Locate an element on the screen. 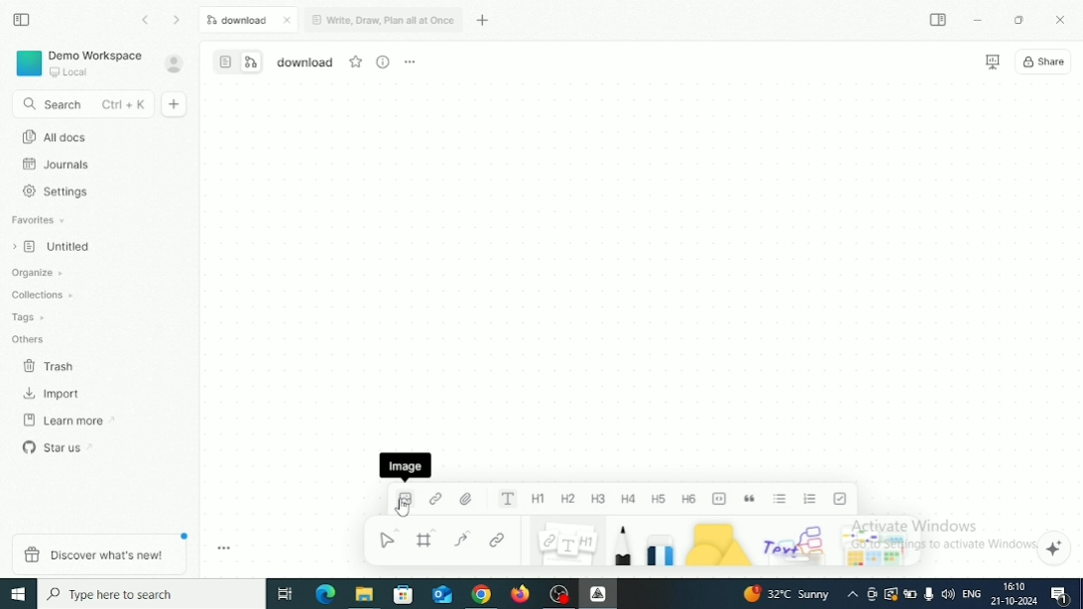  Favorites is located at coordinates (40, 220).